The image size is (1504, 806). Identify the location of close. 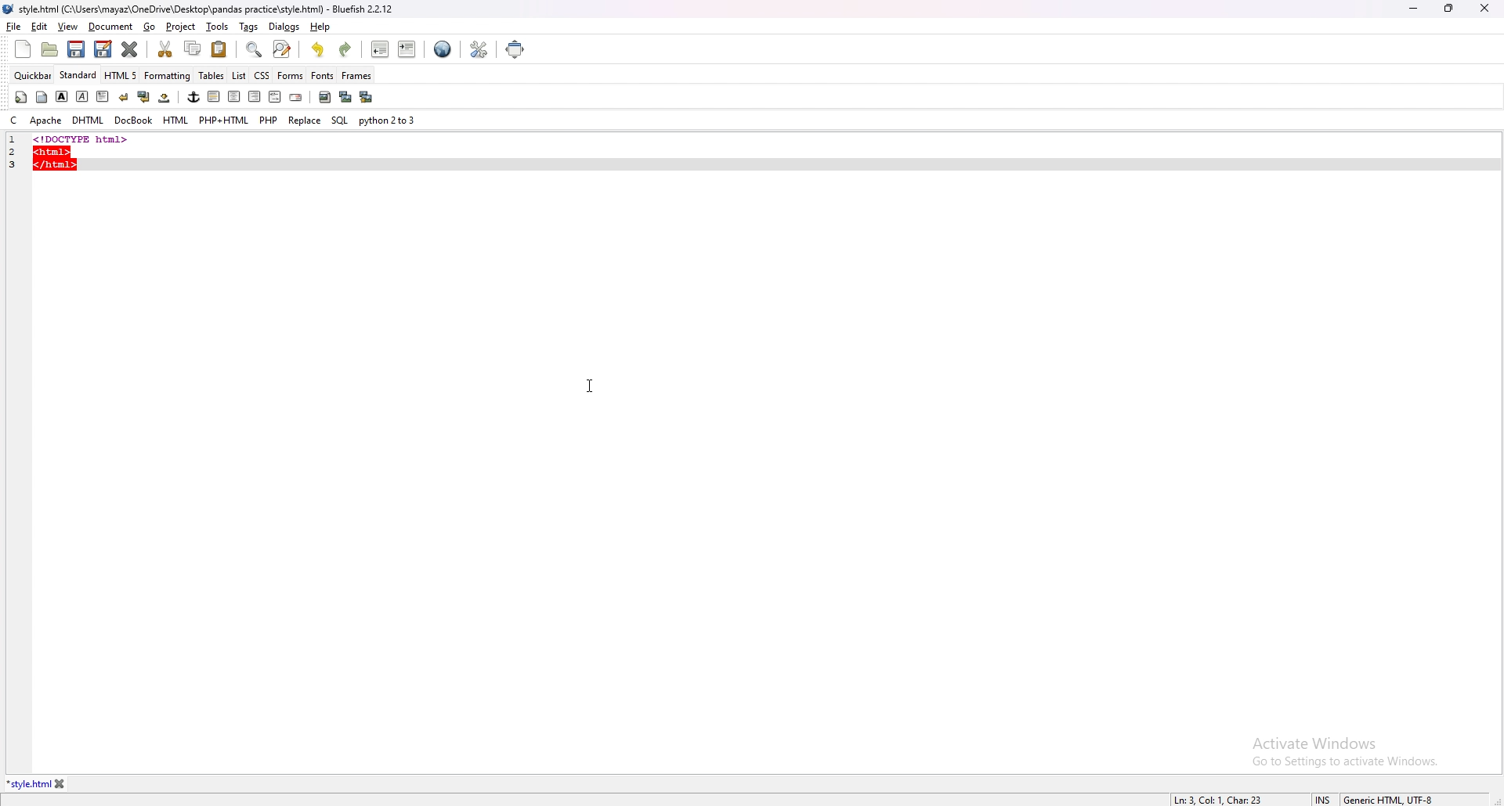
(1484, 8).